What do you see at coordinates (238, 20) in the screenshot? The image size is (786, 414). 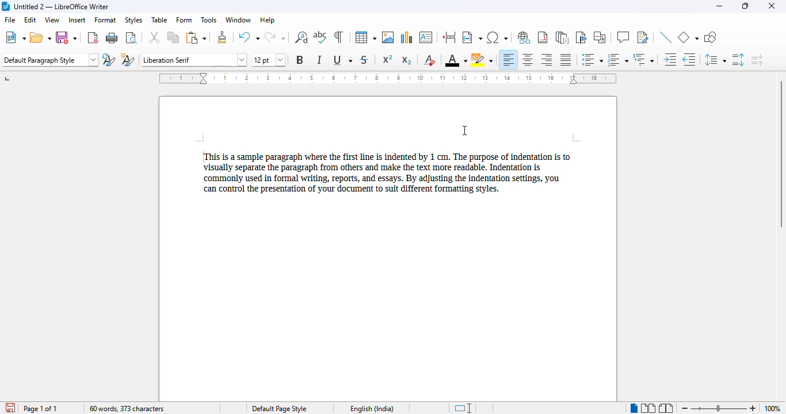 I see `window` at bounding box center [238, 20].